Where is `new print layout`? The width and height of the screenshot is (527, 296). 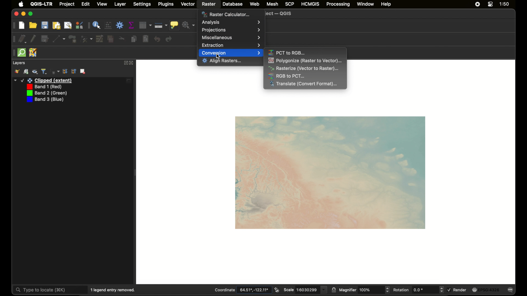
new print layout is located at coordinates (57, 25).